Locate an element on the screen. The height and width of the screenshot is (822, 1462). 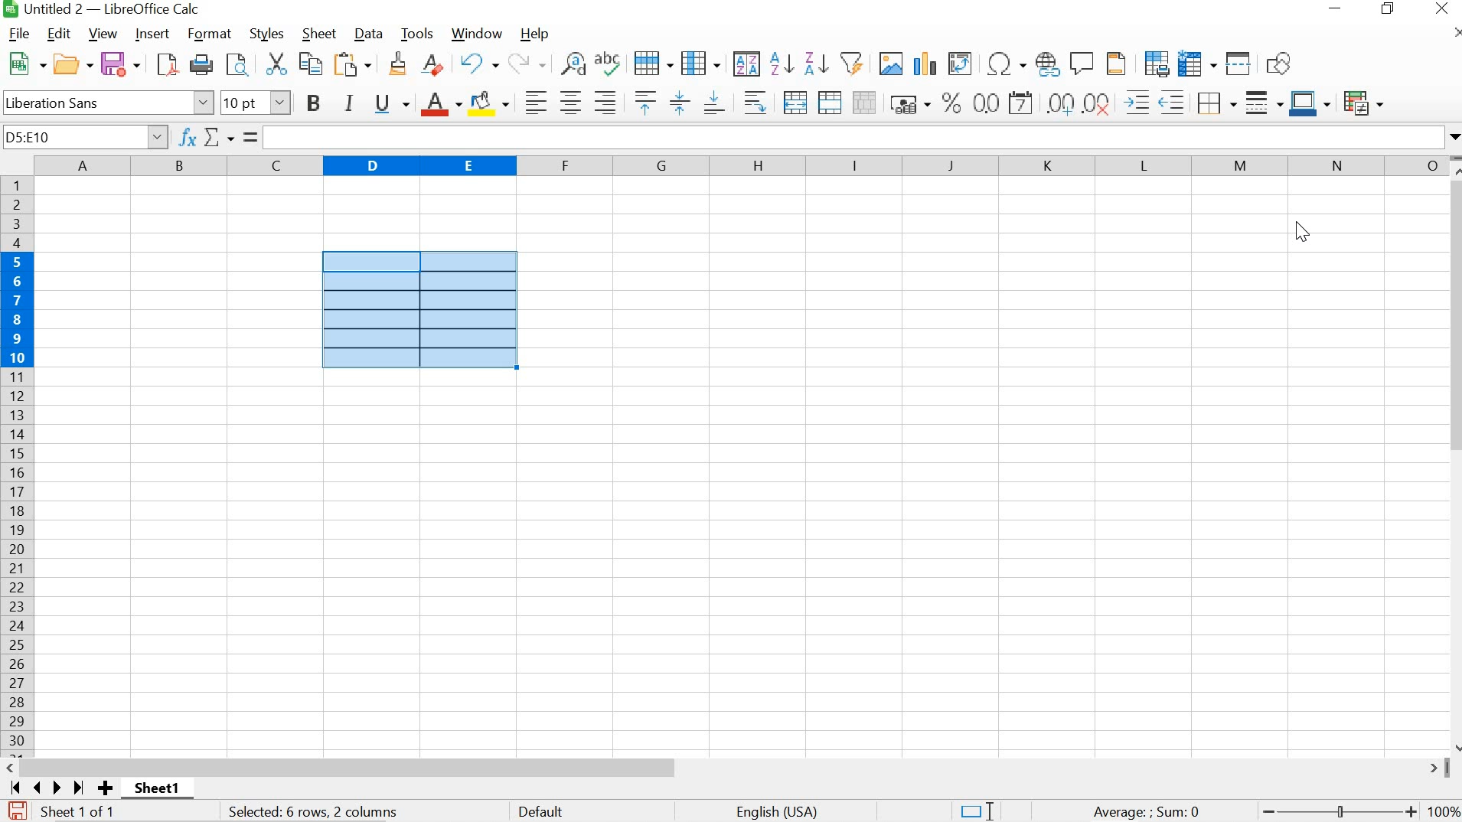
text language is located at coordinates (779, 812).